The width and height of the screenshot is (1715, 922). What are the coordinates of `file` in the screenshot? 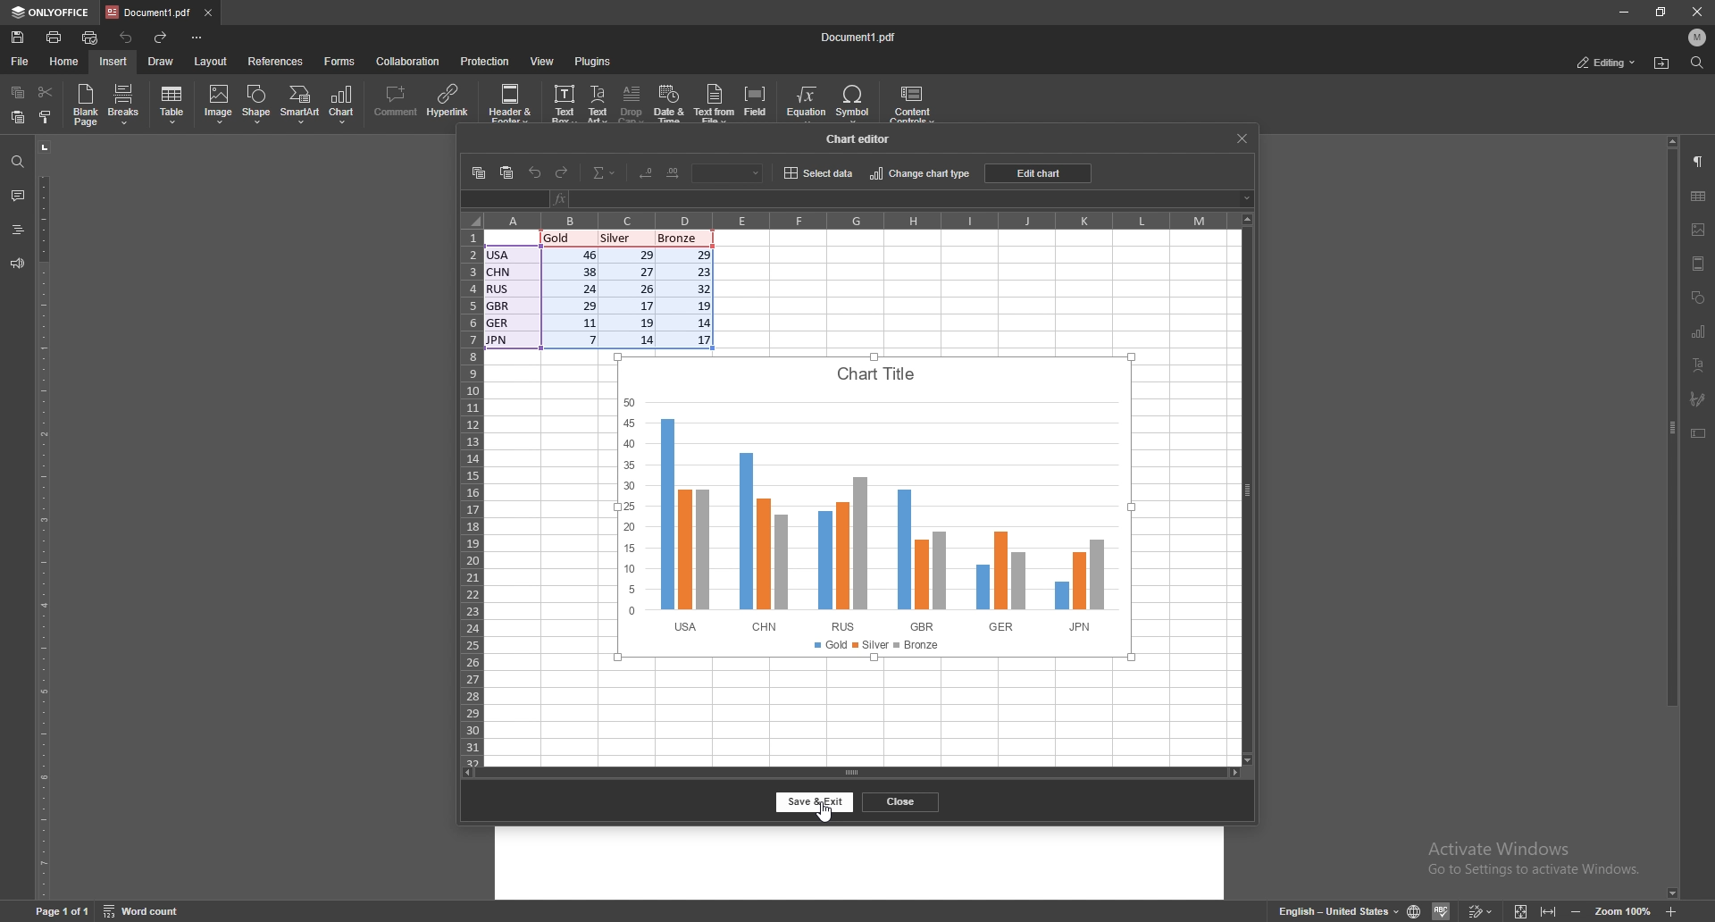 It's located at (21, 61).